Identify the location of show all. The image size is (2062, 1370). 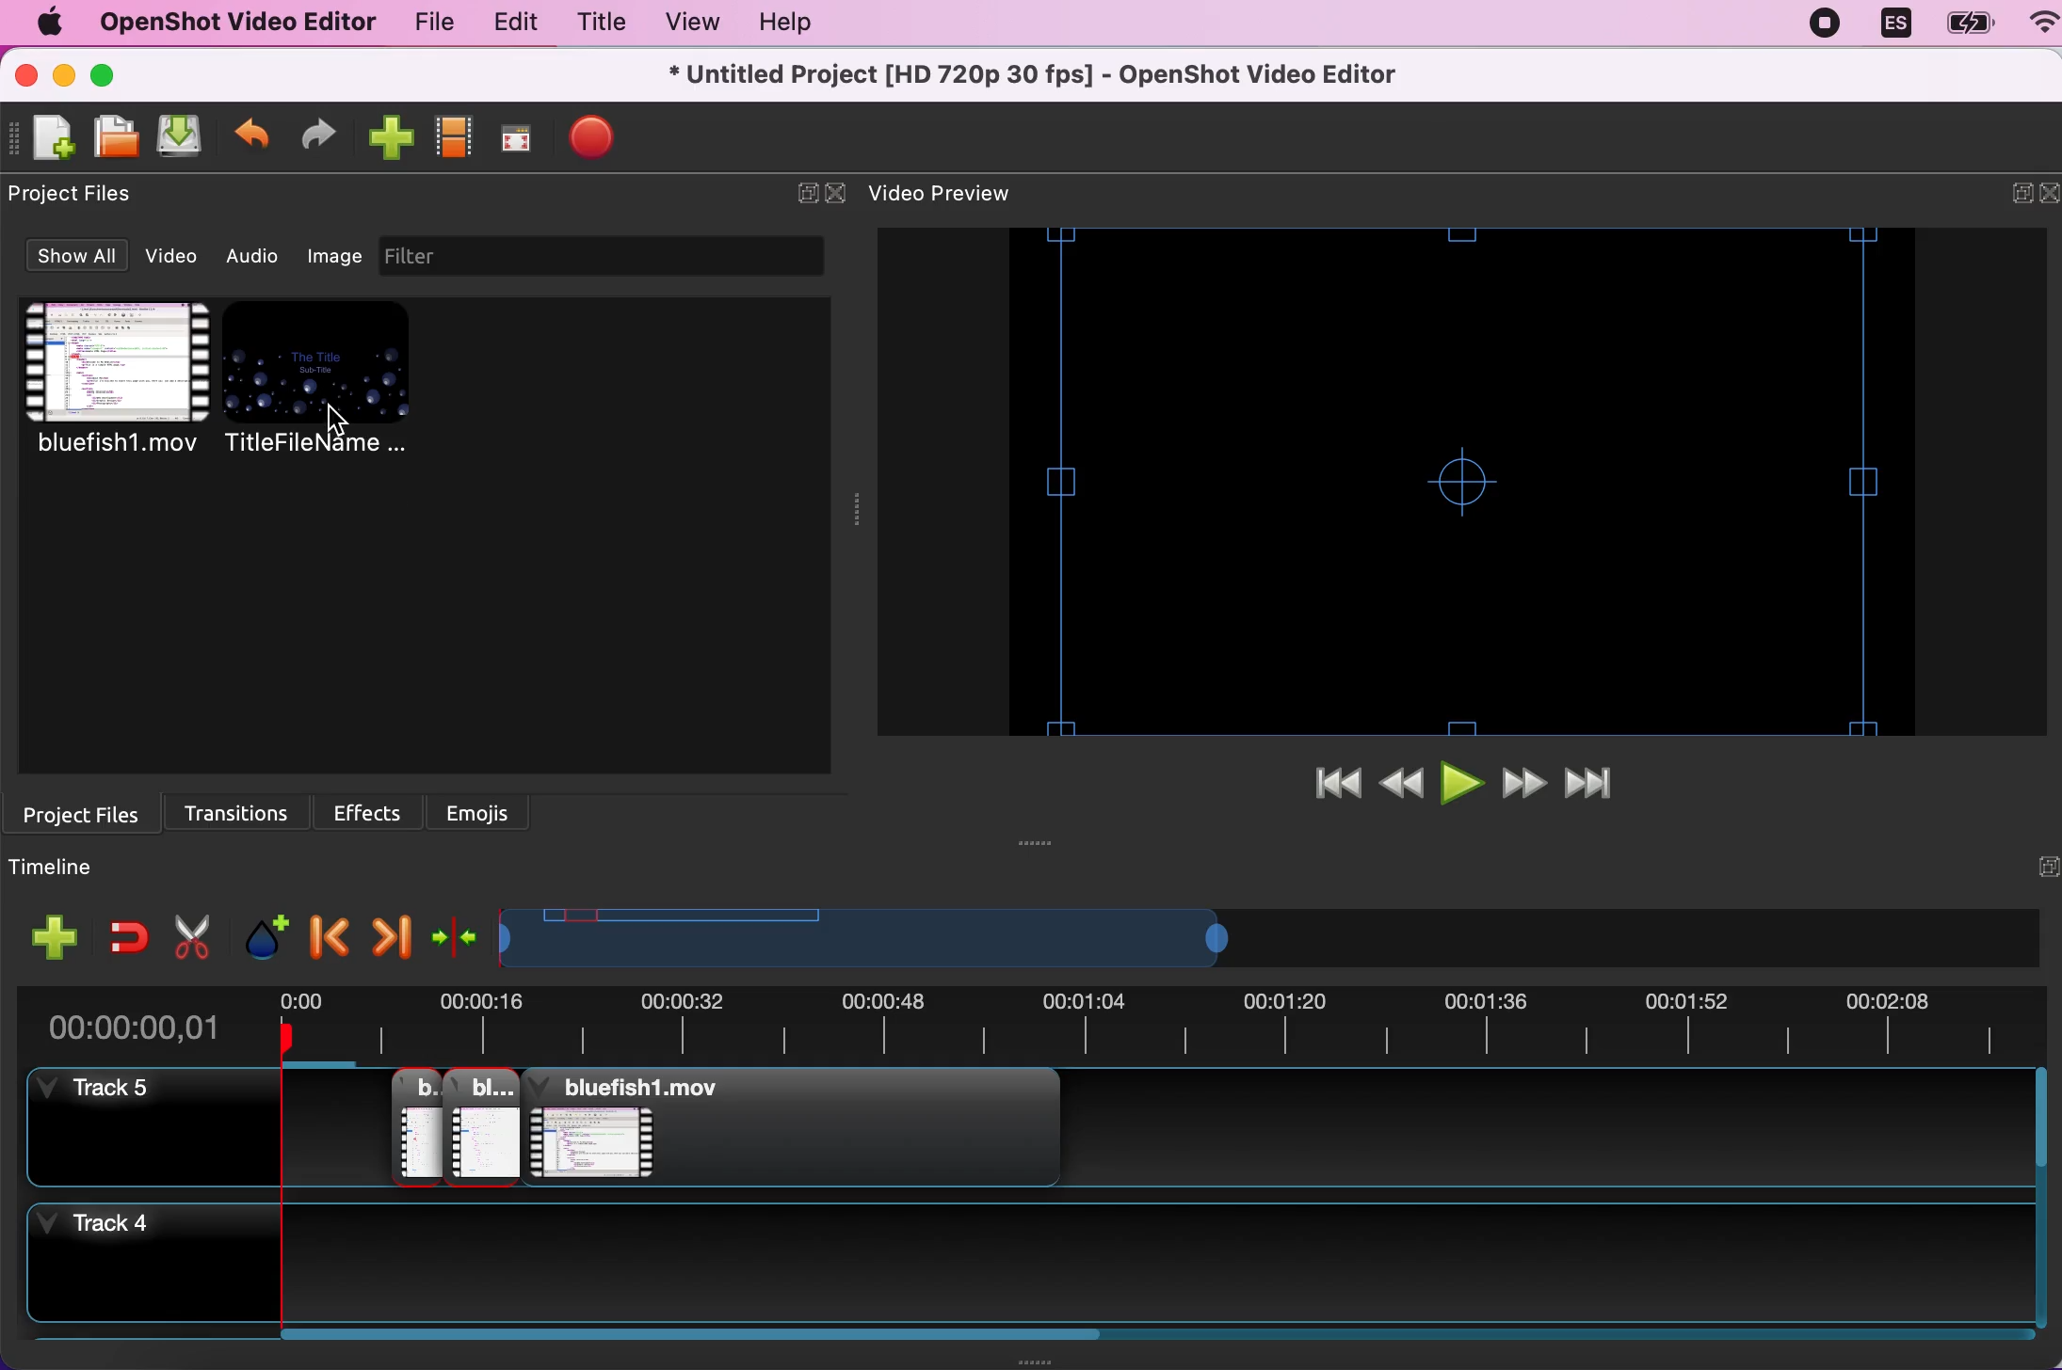
(73, 258).